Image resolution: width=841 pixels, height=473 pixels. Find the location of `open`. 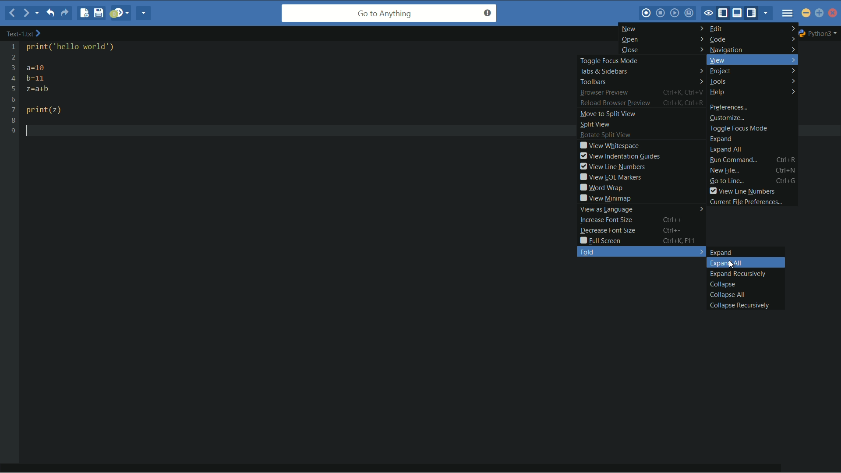

open is located at coordinates (661, 40).